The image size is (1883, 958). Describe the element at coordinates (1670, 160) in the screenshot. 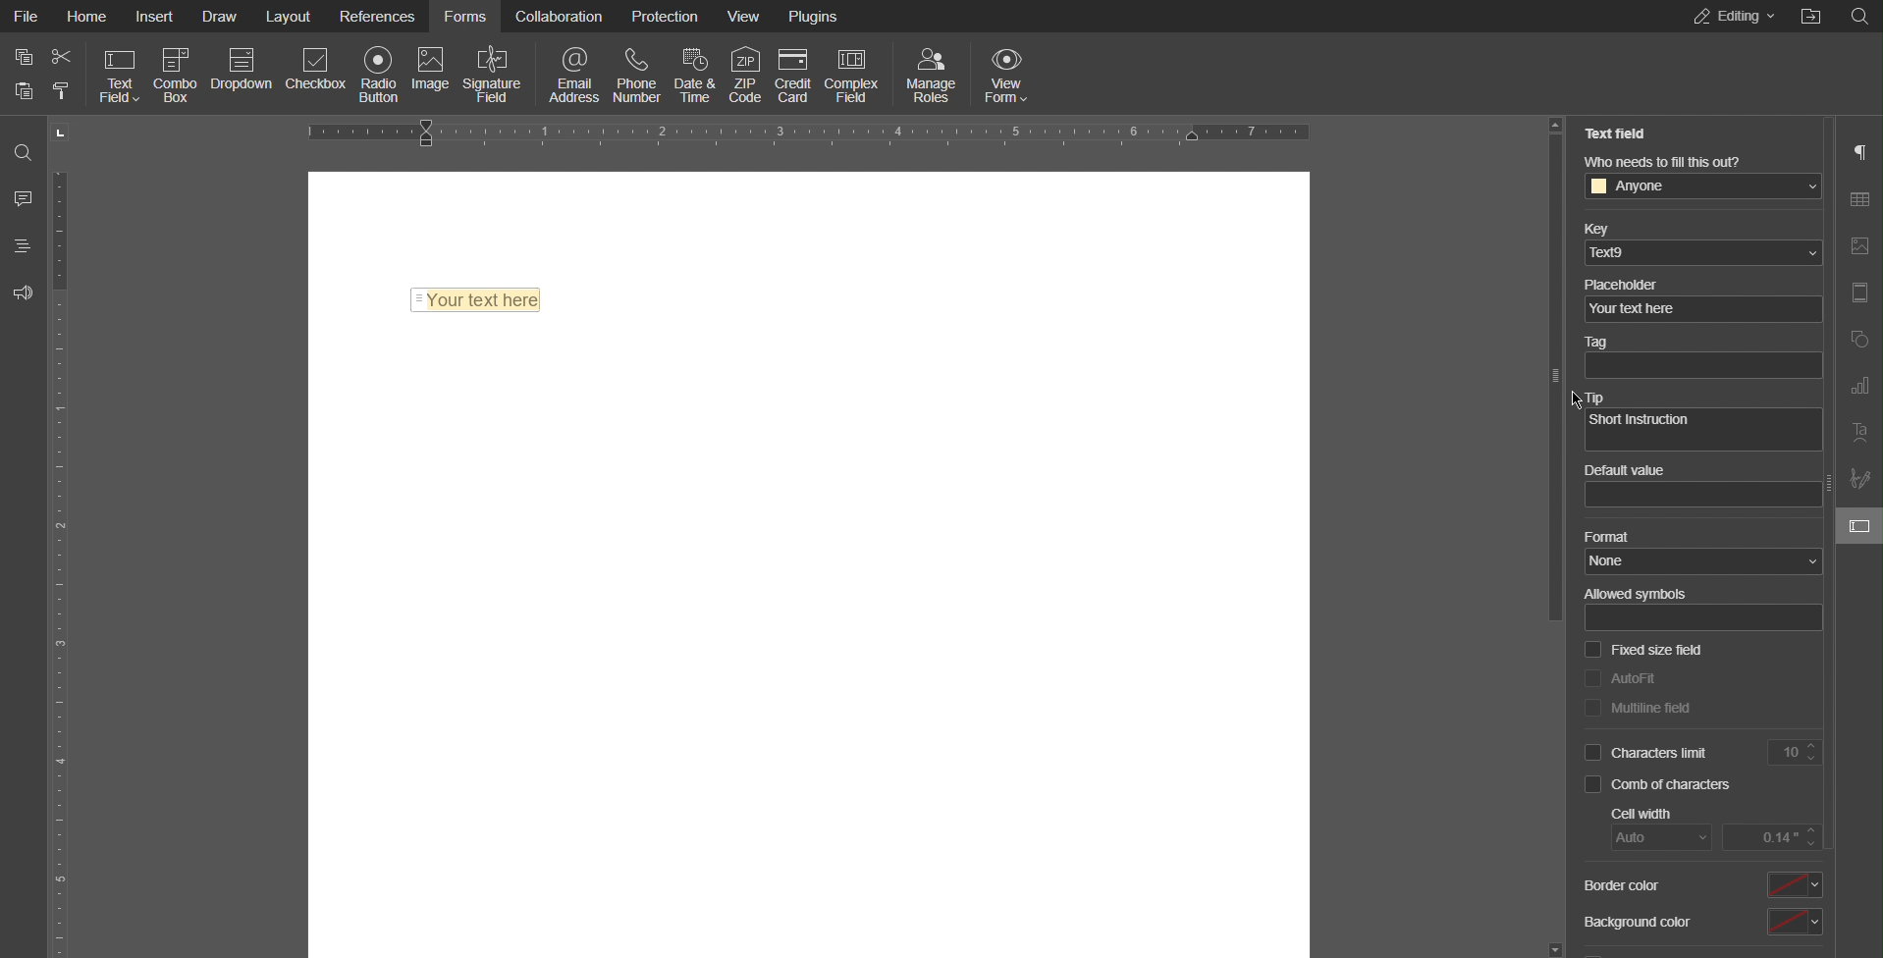

I see `Who needs to fill this out` at that location.